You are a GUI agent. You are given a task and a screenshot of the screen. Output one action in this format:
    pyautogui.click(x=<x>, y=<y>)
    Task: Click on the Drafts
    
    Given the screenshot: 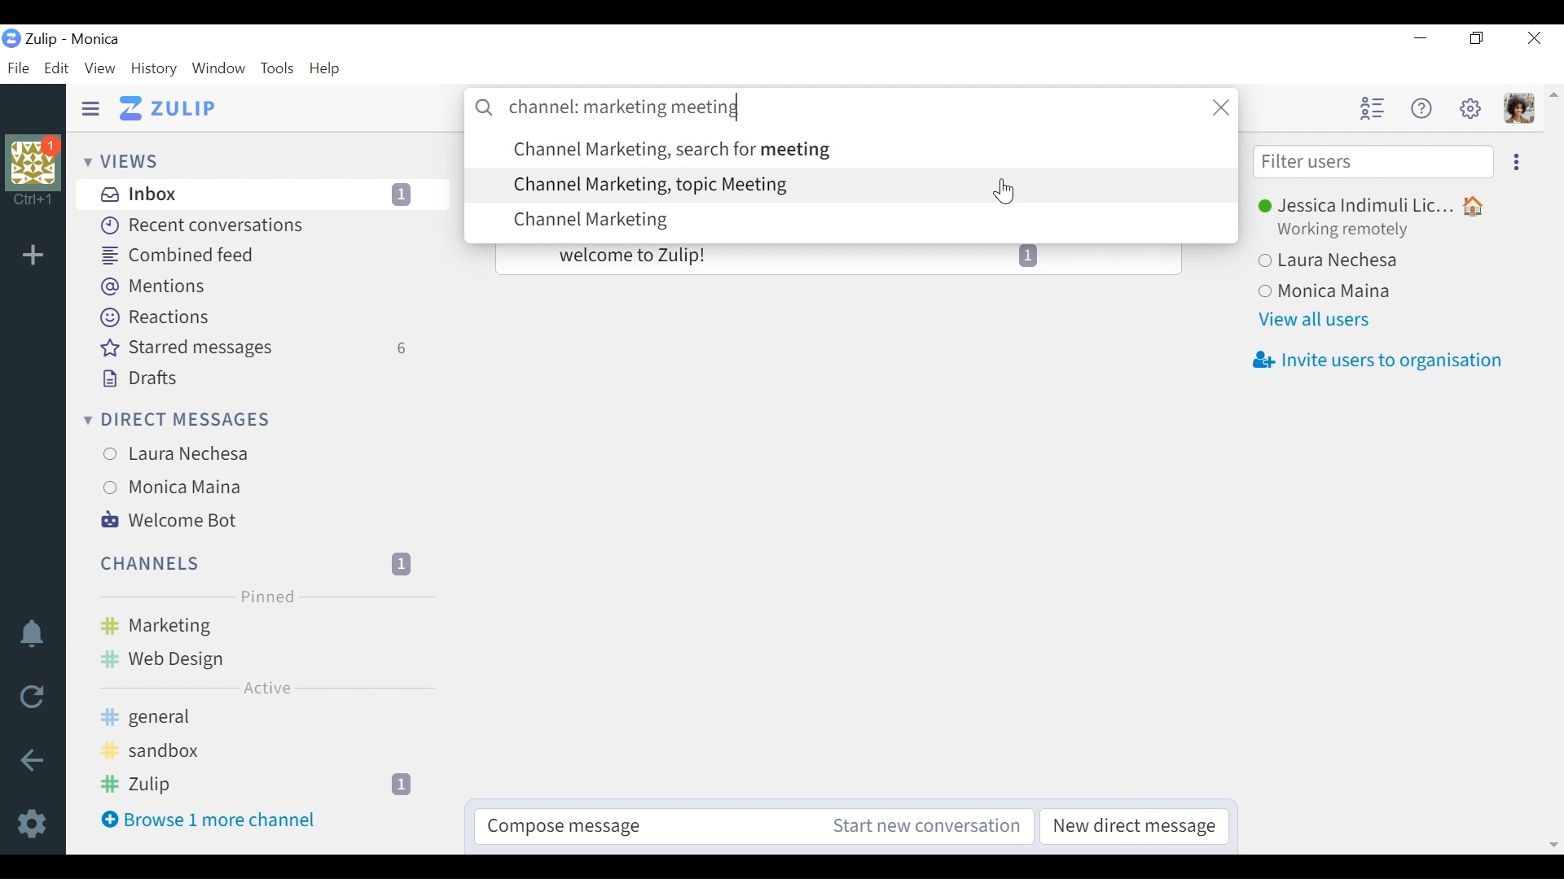 What is the action you would take?
    pyautogui.click(x=139, y=377)
    